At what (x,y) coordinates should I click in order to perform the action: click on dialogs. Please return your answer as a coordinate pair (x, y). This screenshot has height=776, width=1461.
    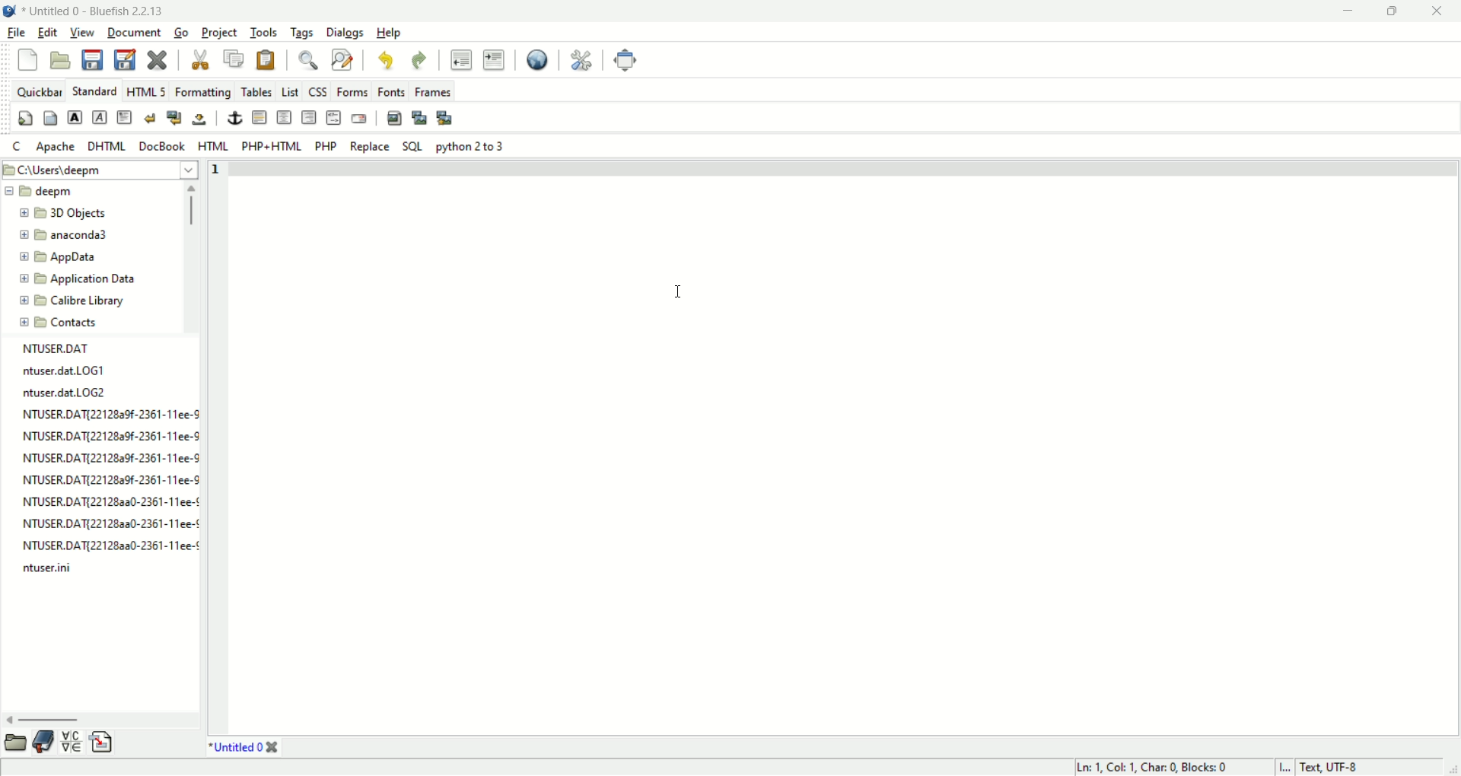
    Looking at the image, I should click on (350, 34).